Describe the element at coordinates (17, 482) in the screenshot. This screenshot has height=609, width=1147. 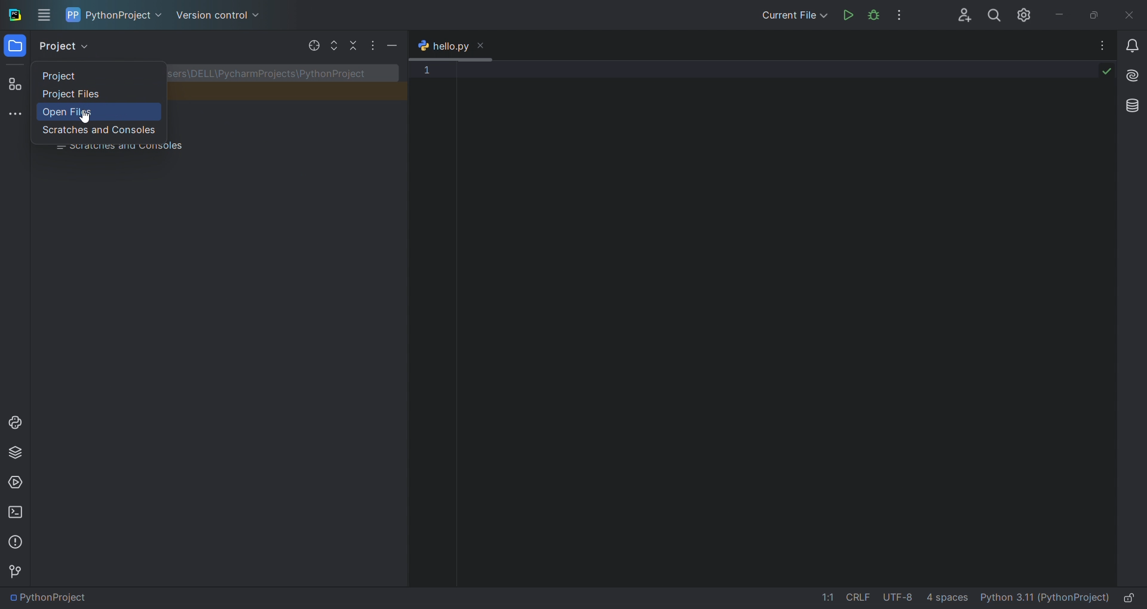
I see `services` at that location.